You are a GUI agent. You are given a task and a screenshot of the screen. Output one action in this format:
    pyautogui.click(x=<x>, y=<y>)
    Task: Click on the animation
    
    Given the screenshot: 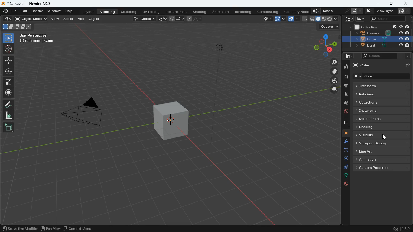 What is the action you would take?
    pyautogui.click(x=222, y=12)
    